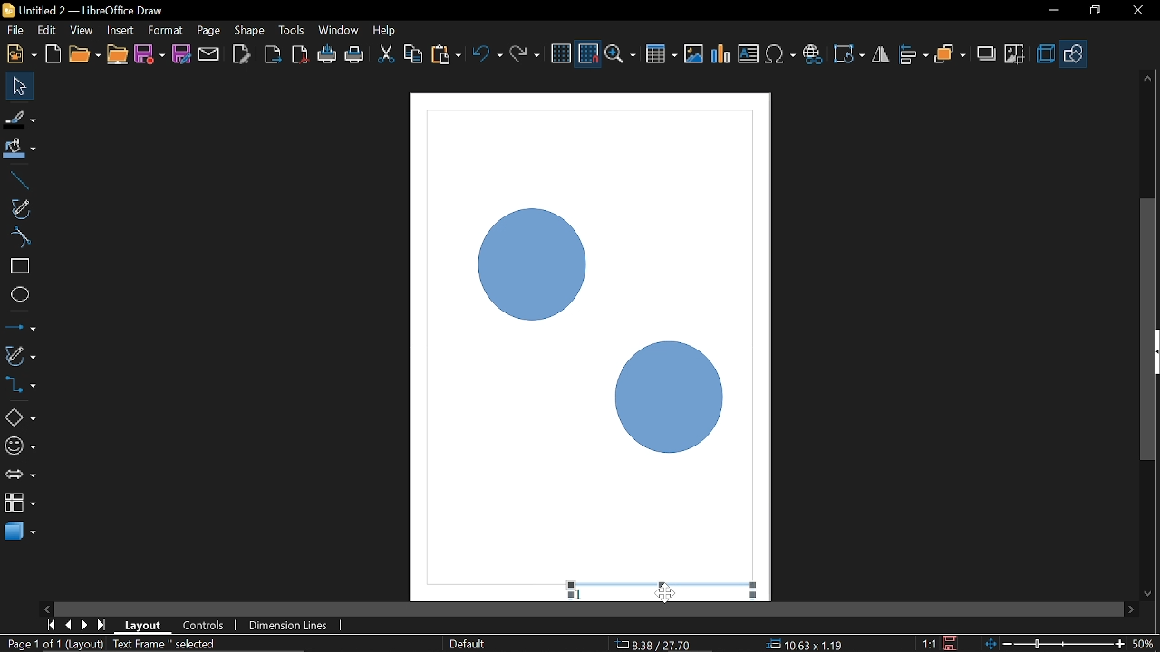 This screenshot has height=652, width=1160. I want to click on print , so click(328, 55).